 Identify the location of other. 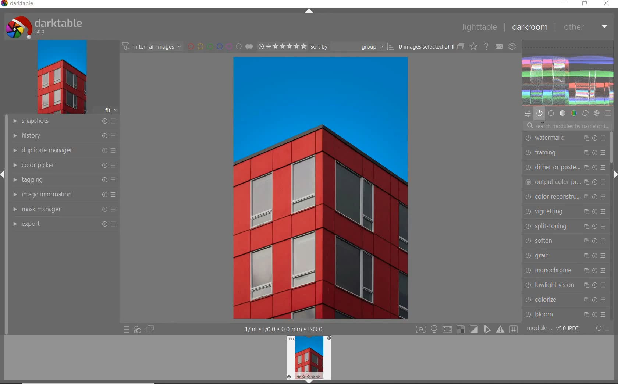
(585, 28).